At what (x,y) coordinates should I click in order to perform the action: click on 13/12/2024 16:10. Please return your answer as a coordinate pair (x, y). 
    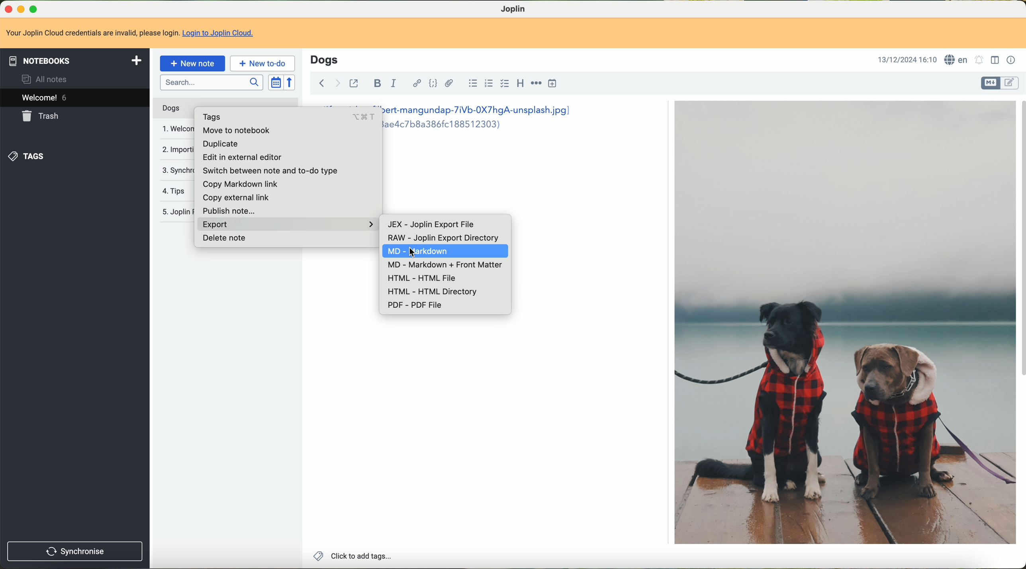
    Looking at the image, I should click on (905, 59).